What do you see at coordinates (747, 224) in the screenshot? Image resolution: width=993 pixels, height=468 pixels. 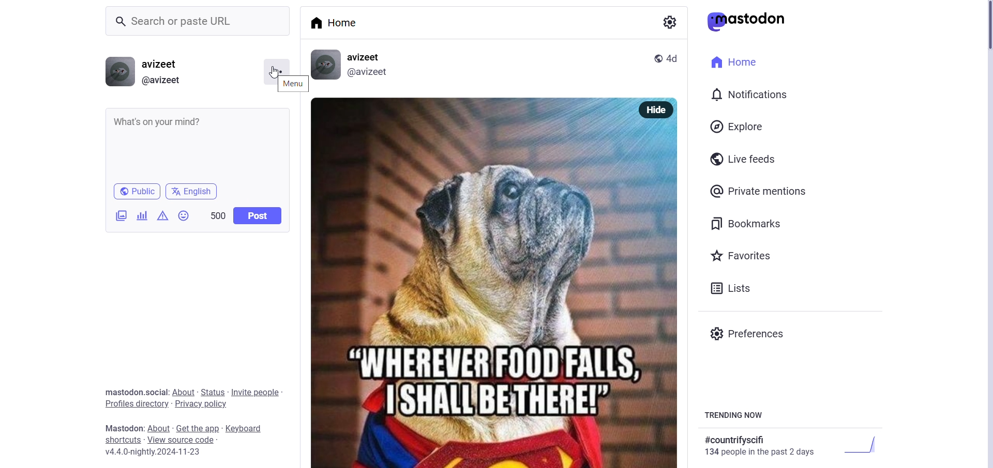 I see `bookmark` at bounding box center [747, 224].